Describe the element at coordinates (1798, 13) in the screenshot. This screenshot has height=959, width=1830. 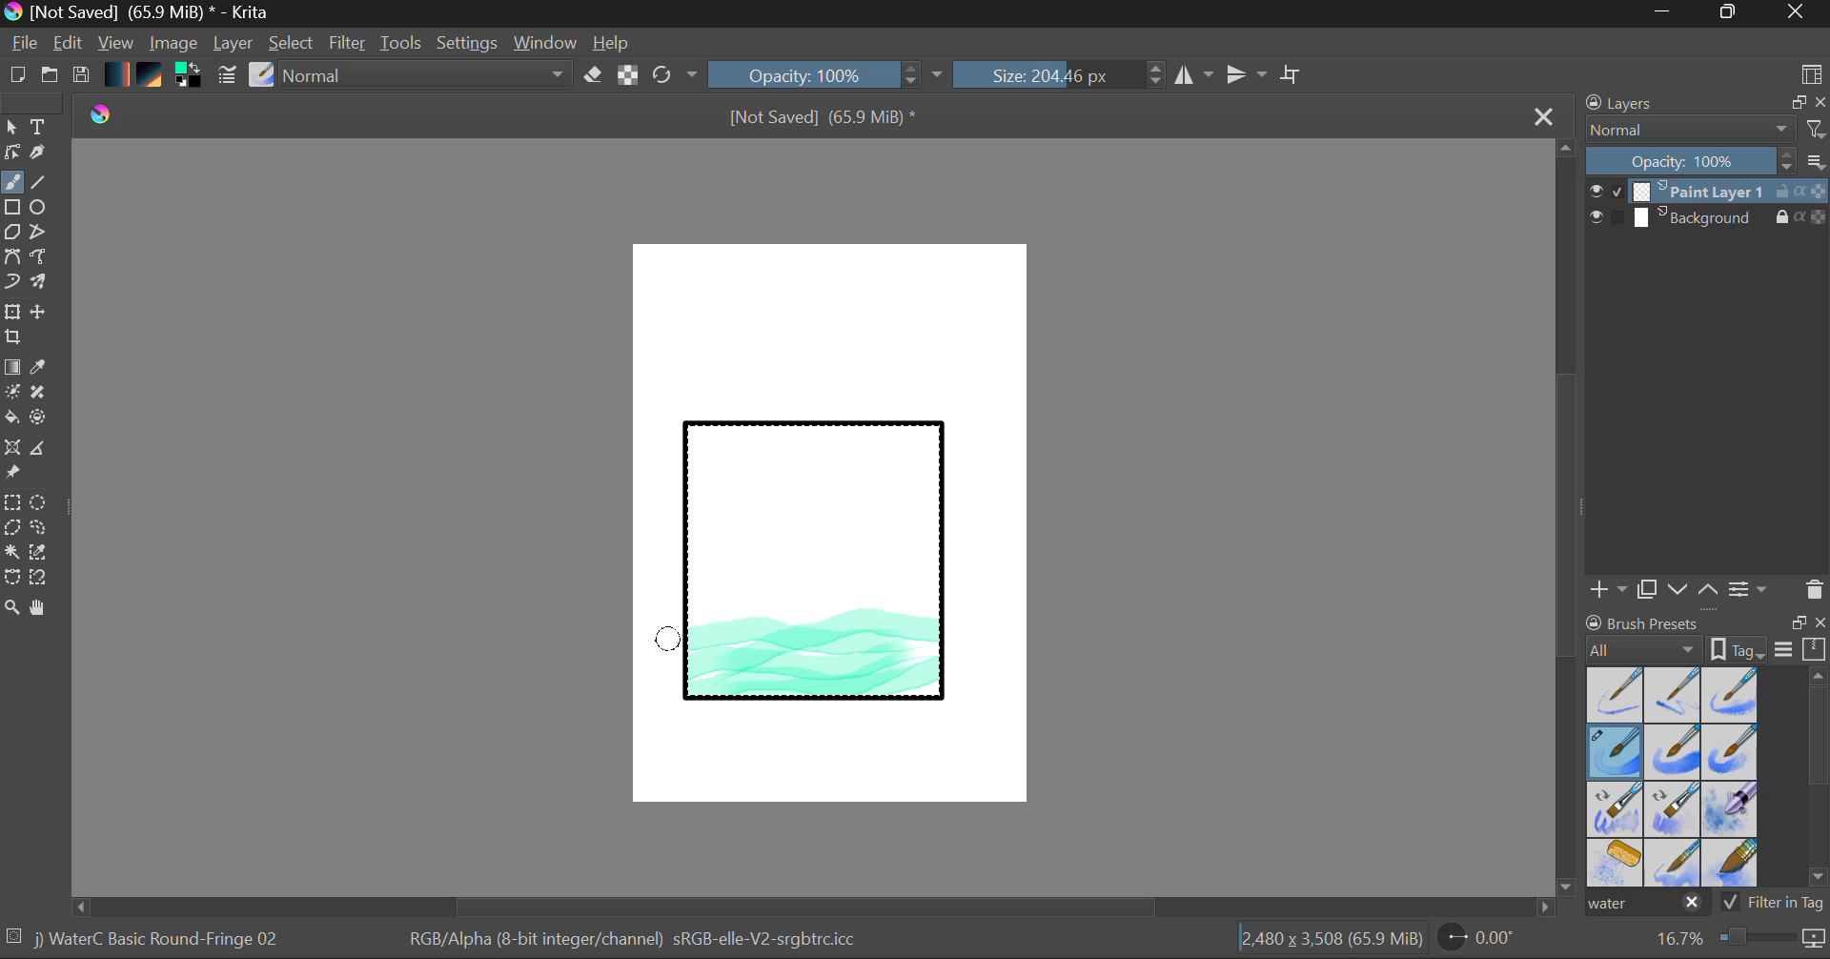
I see `Close` at that location.